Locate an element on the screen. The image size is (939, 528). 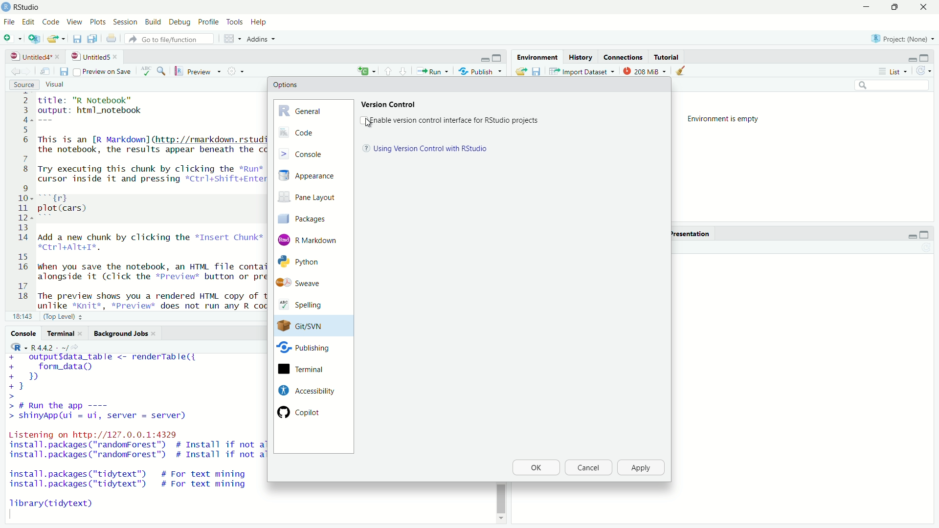
Connections is located at coordinates (623, 57).